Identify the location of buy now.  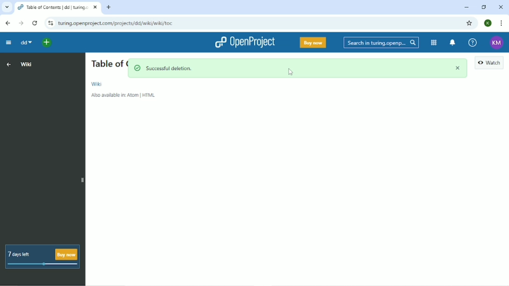
(66, 253).